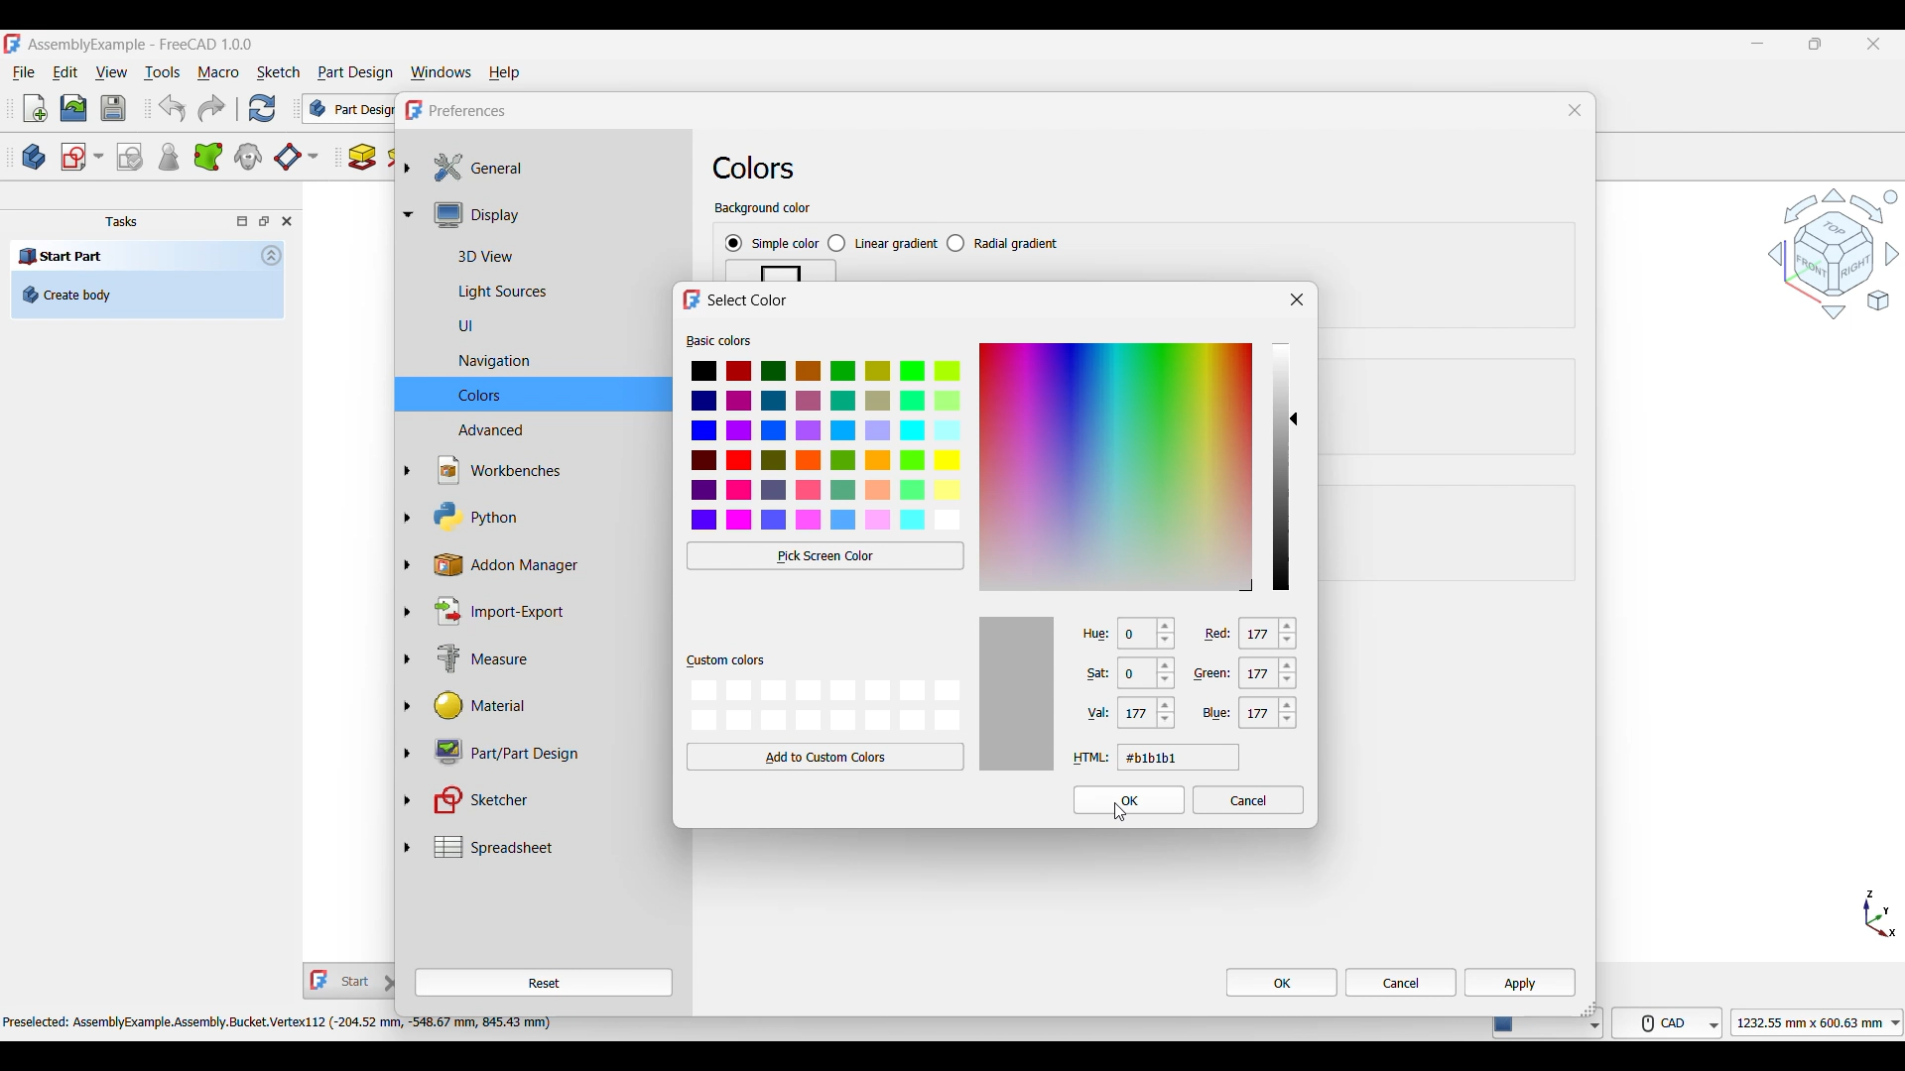 This screenshot has height=1071, width=1905. Describe the element at coordinates (1271, 677) in the screenshot. I see `255` at that location.